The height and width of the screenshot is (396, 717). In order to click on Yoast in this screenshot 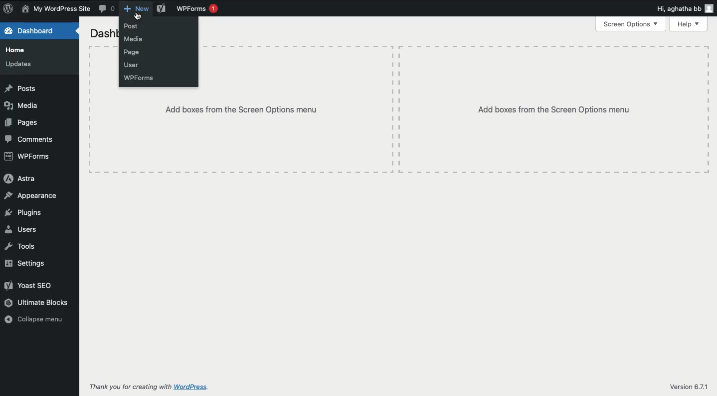, I will do `click(163, 9)`.